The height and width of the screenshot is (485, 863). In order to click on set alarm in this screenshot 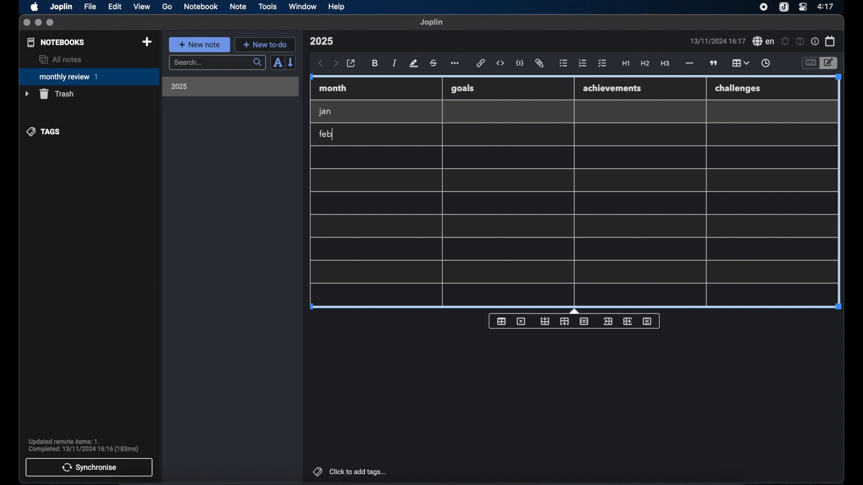, I will do `click(785, 42)`.